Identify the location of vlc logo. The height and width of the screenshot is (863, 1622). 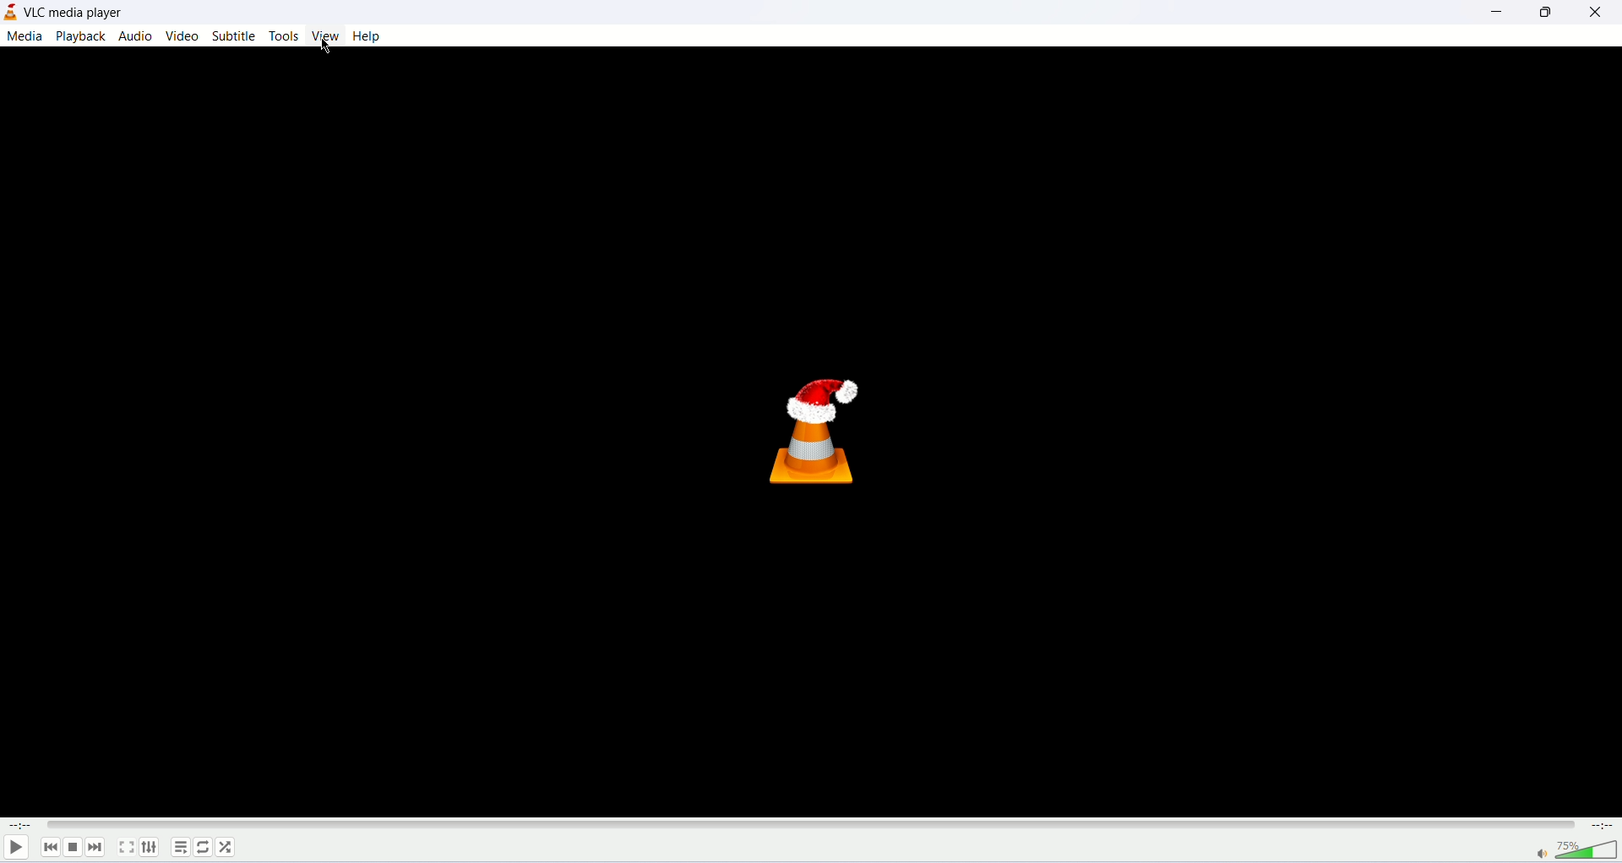
(819, 430).